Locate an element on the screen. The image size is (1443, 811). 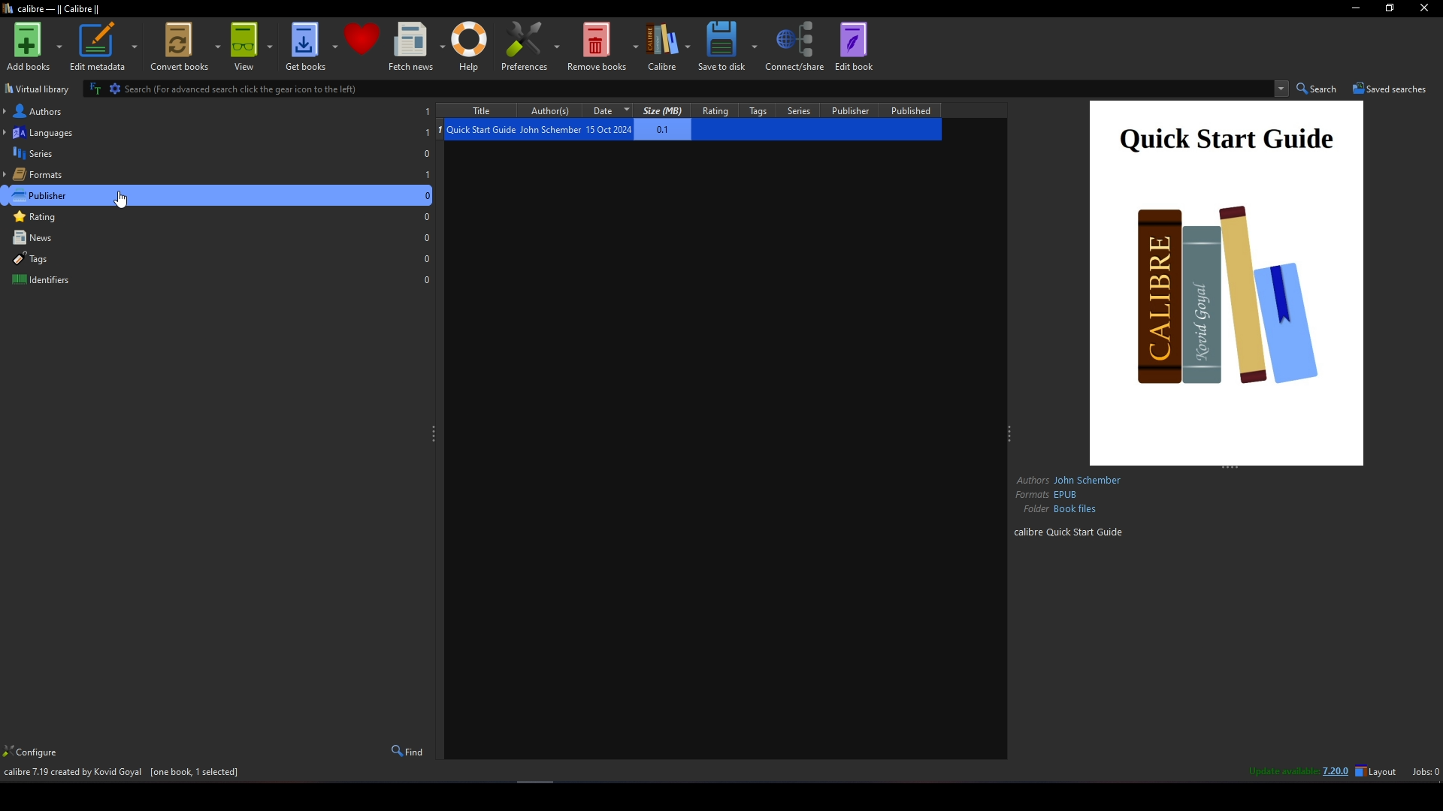
Fetch news is located at coordinates (416, 47).